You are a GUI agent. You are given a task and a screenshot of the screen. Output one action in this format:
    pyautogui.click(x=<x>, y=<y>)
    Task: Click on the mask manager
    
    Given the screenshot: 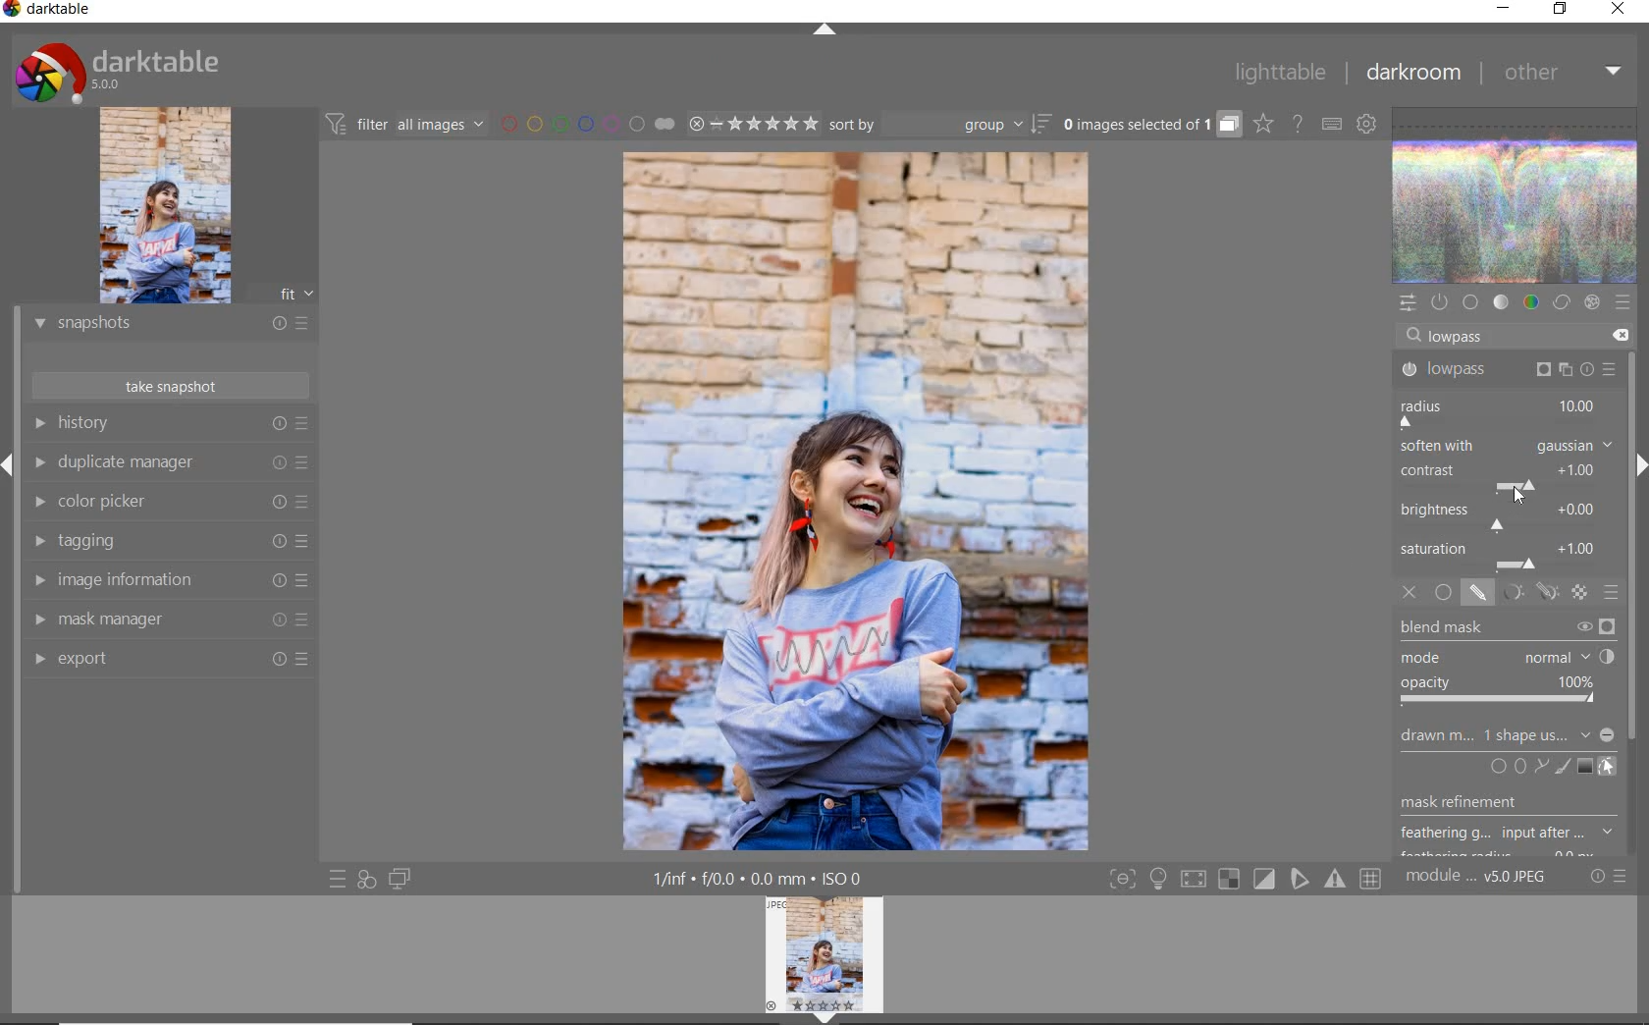 What is the action you would take?
    pyautogui.click(x=169, y=621)
    